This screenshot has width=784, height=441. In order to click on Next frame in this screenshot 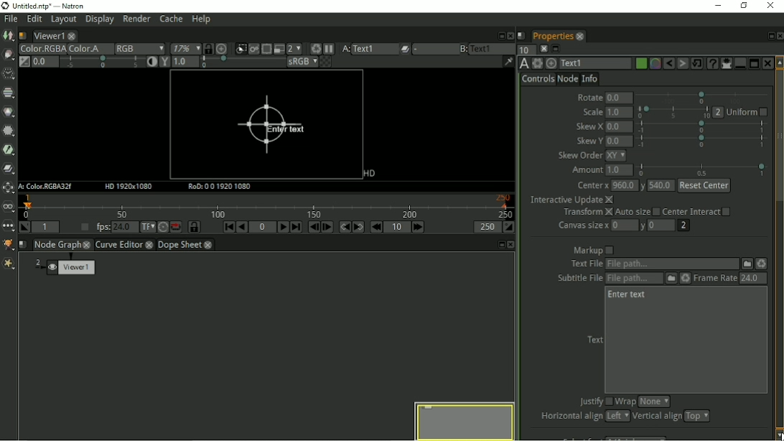, I will do `click(327, 227)`.